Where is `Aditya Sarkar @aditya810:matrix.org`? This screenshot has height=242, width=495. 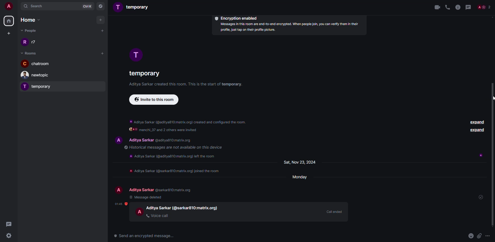 Aditya Sarkar @aditya810:matrix.org is located at coordinates (186, 208).